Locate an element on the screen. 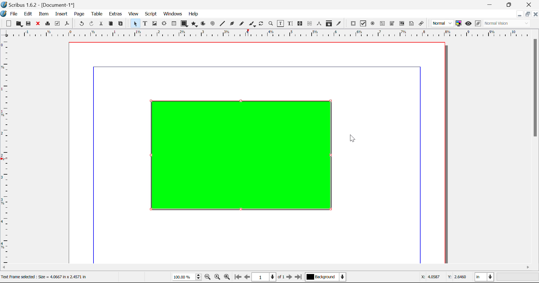 The width and height of the screenshot is (539, 283). Zoom is located at coordinates (271, 23).